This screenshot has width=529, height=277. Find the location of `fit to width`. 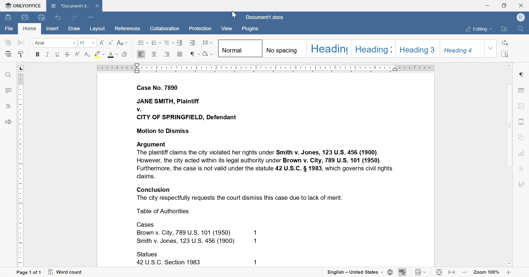

fit to width is located at coordinates (452, 272).